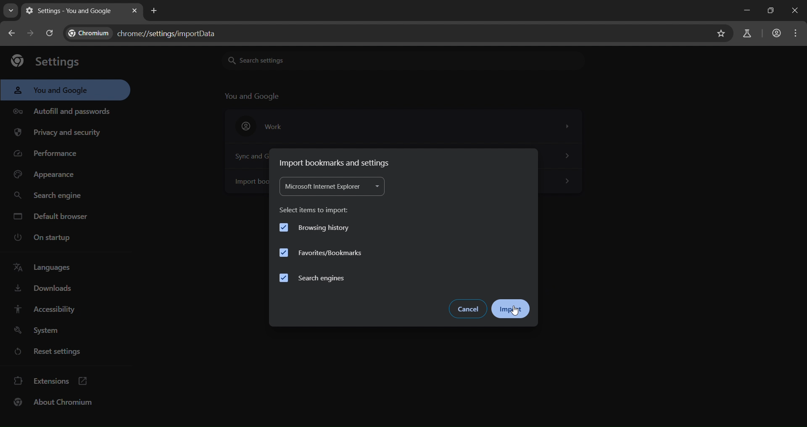 The height and width of the screenshot is (427, 807). I want to click on rivacy and security, so click(63, 133).